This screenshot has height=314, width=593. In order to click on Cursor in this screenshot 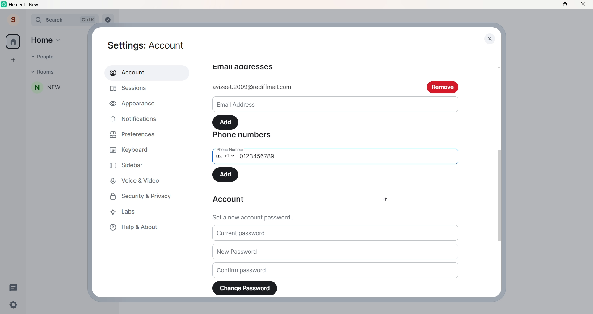, I will do `click(385, 197)`.